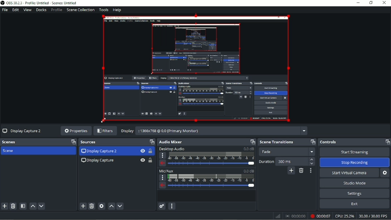 The height and width of the screenshot is (220, 391). I want to click on Configure virtual camera, so click(385, 173).